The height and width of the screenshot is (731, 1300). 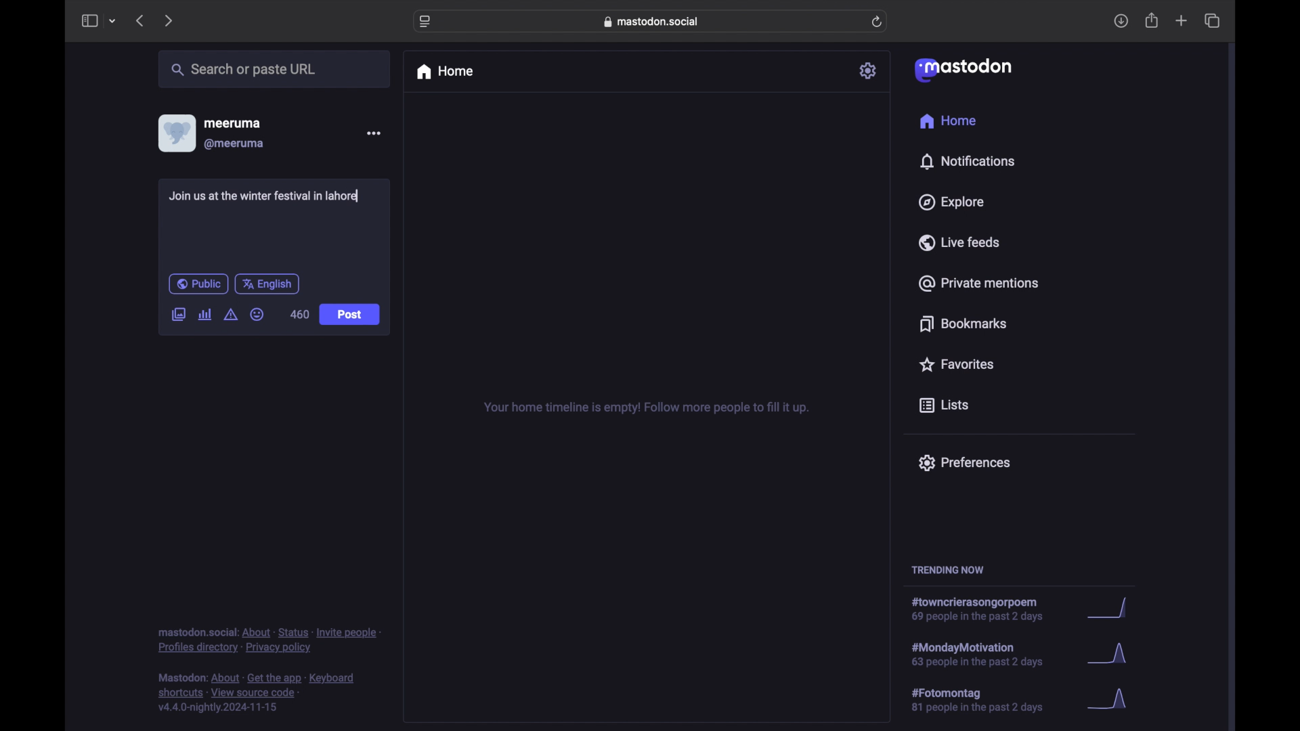 I want to click on trending now, so click(x=947, y=570).